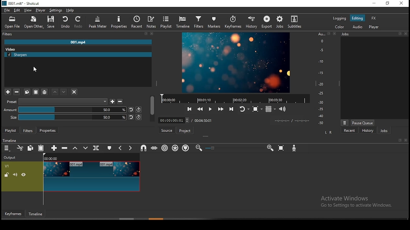 The height and width of the screenshot is (230, 410). What do you see at coordinates (55, 11) in the screenshot?
I see `settings` at bounding box center [55, 11].